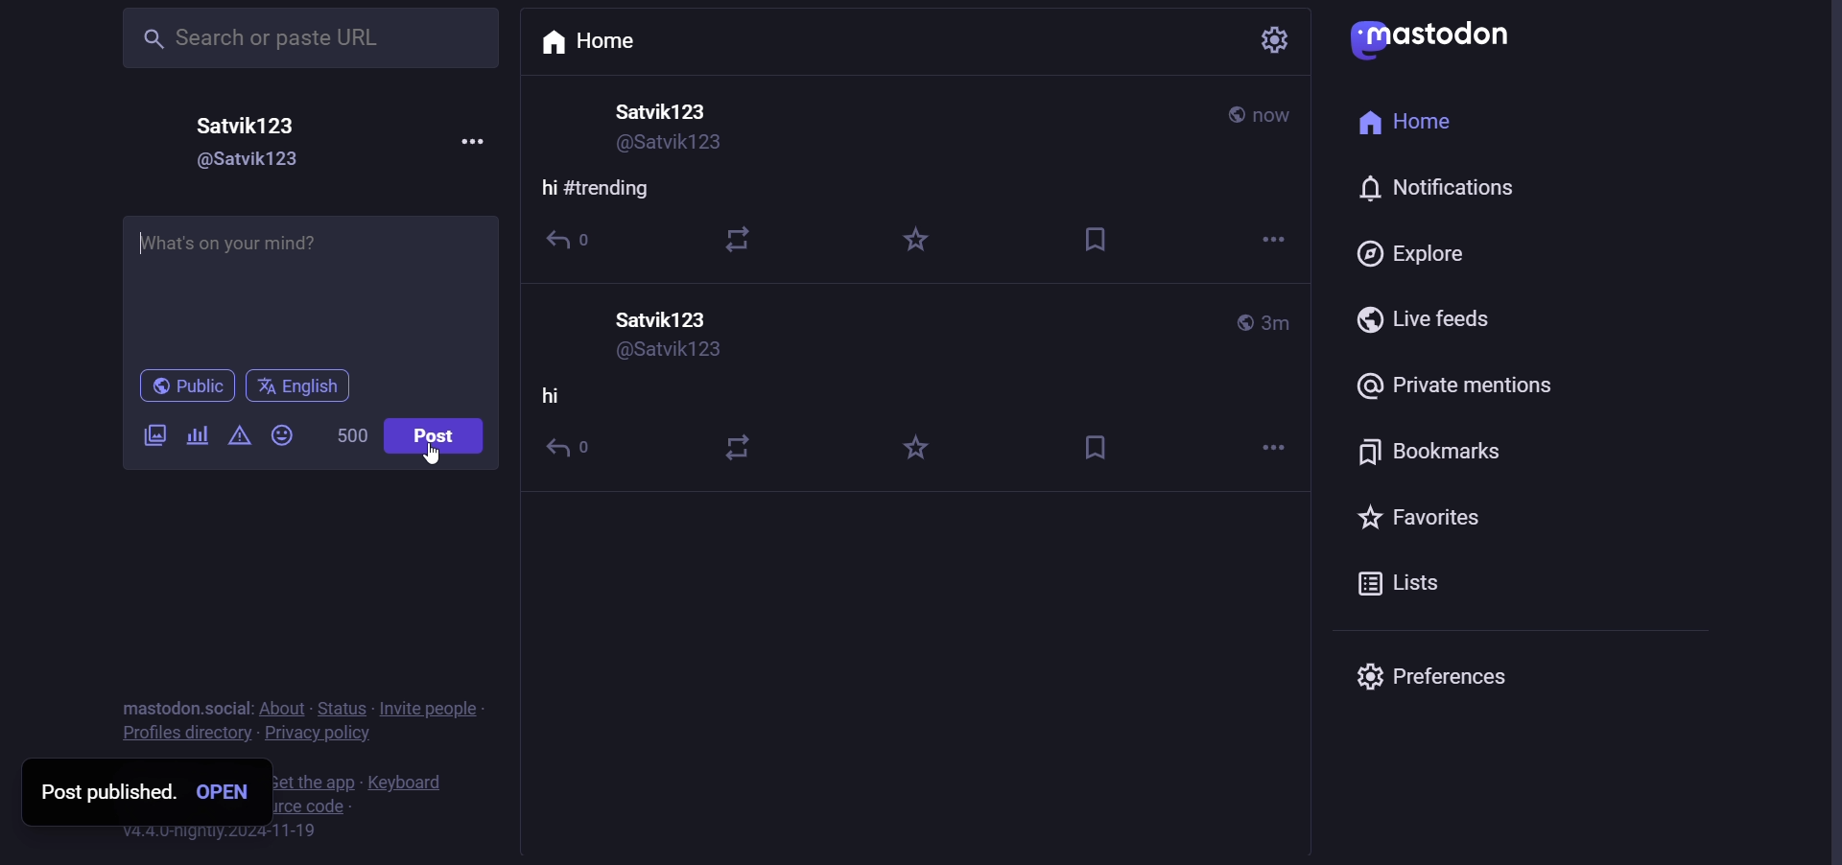 Image resolution: width=1842 pixels, height=865 pixels. Describe the element at coordinates (569, 240) in the screenshot. I see `reply` at that location.